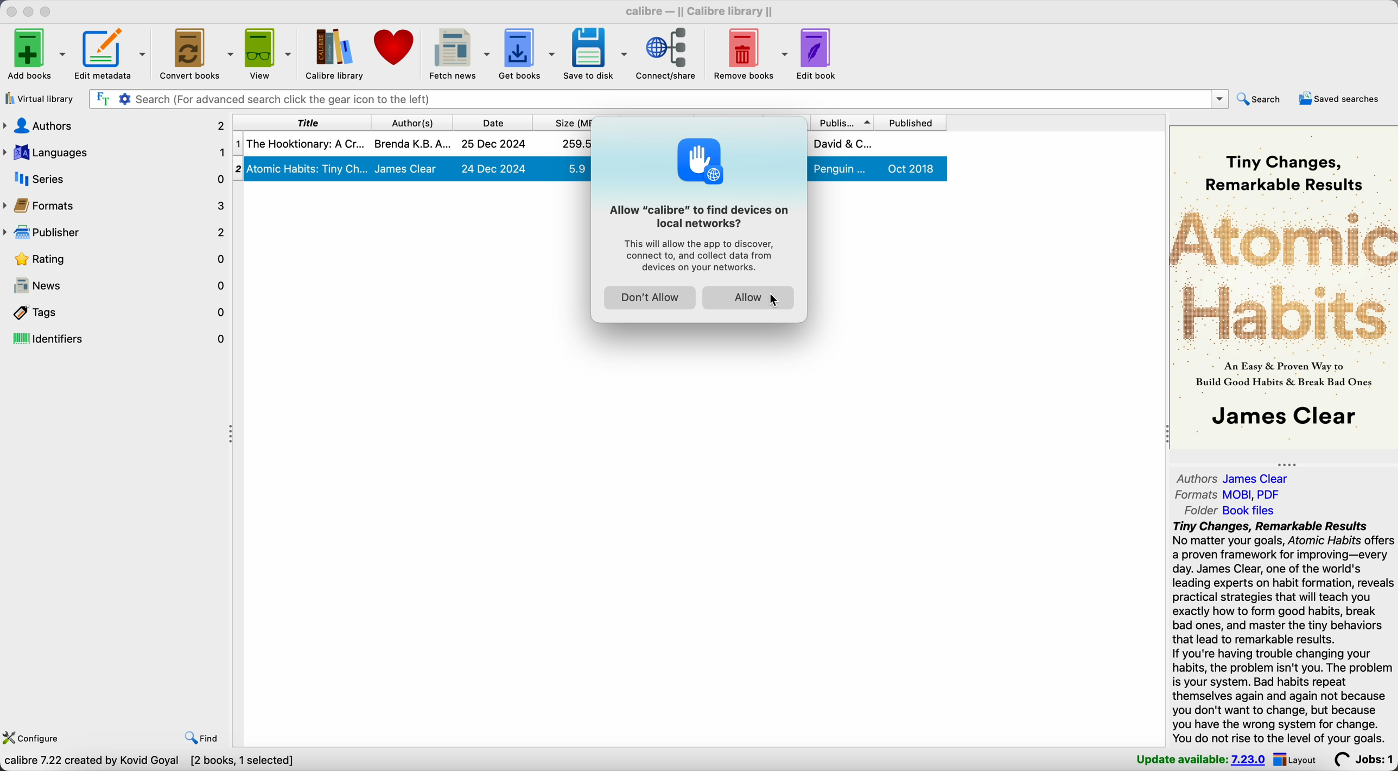  What do you see at coordinates (494, 168) in the screenshot?
I see `24 Dec 2024` at bounding box center [494, 168].